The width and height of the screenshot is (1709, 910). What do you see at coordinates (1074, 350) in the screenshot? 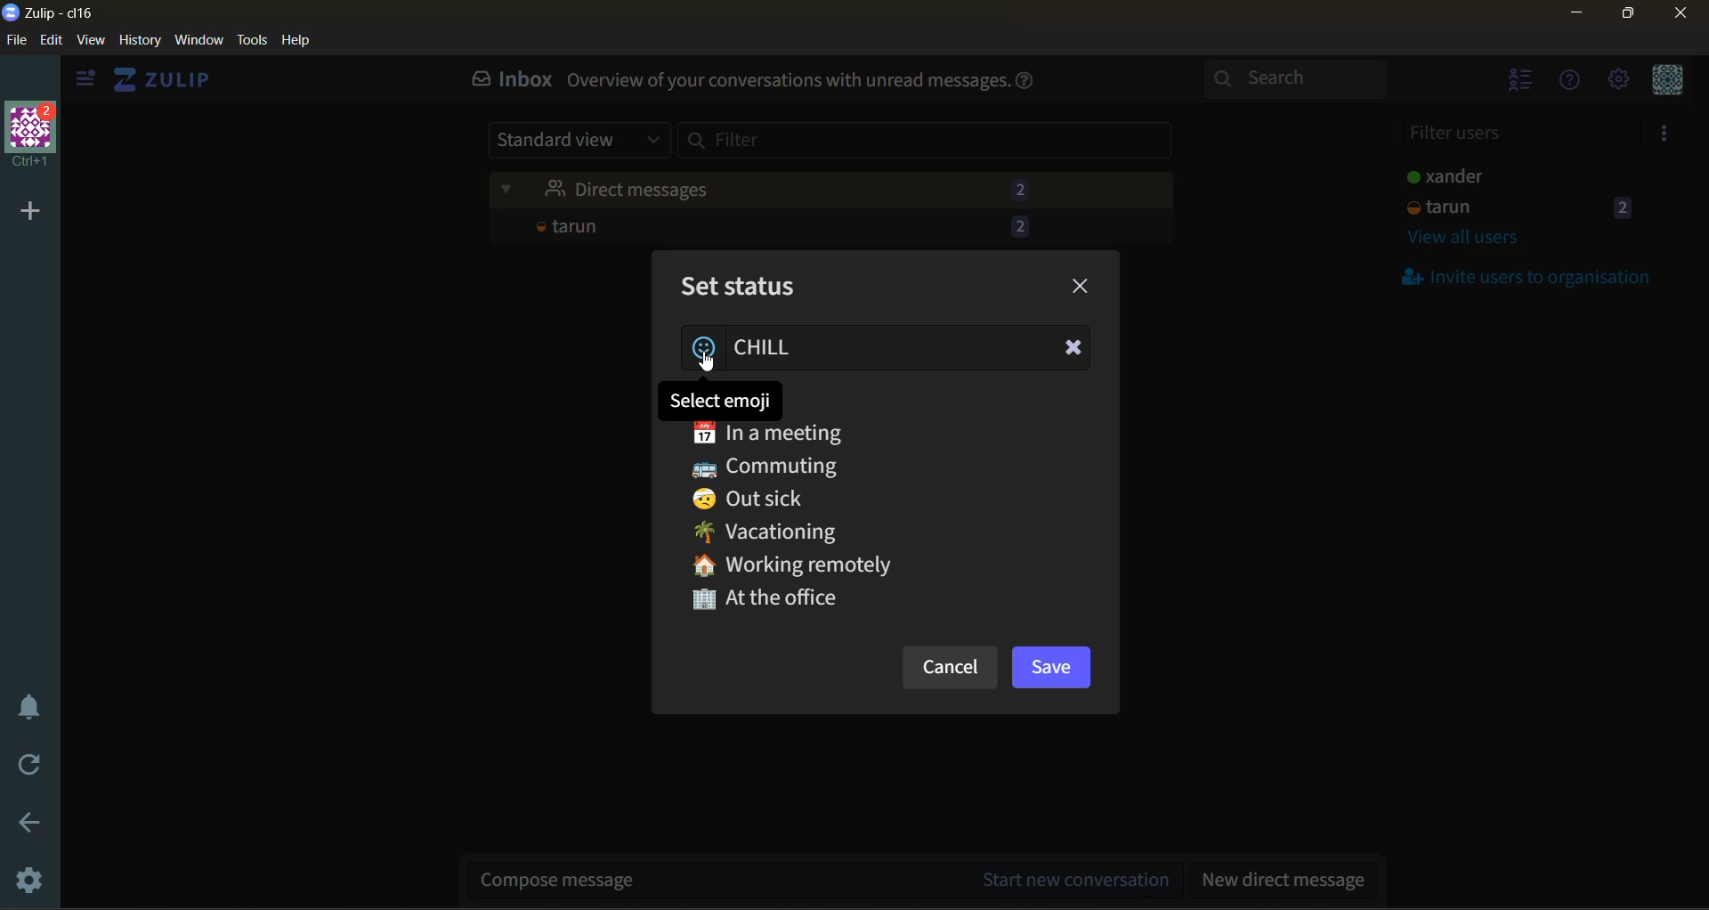
I see `Clear` at bounding box center [1074, 350].